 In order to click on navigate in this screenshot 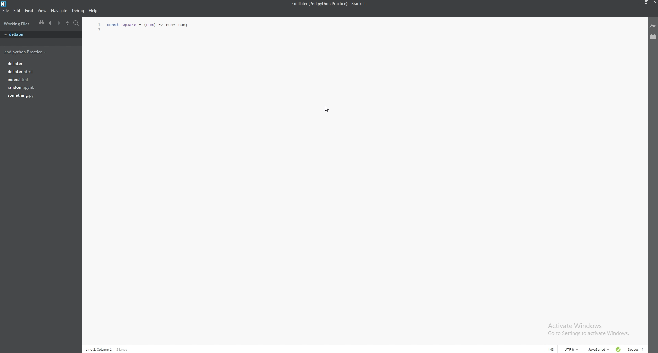, I will do `click(59, 11)`.